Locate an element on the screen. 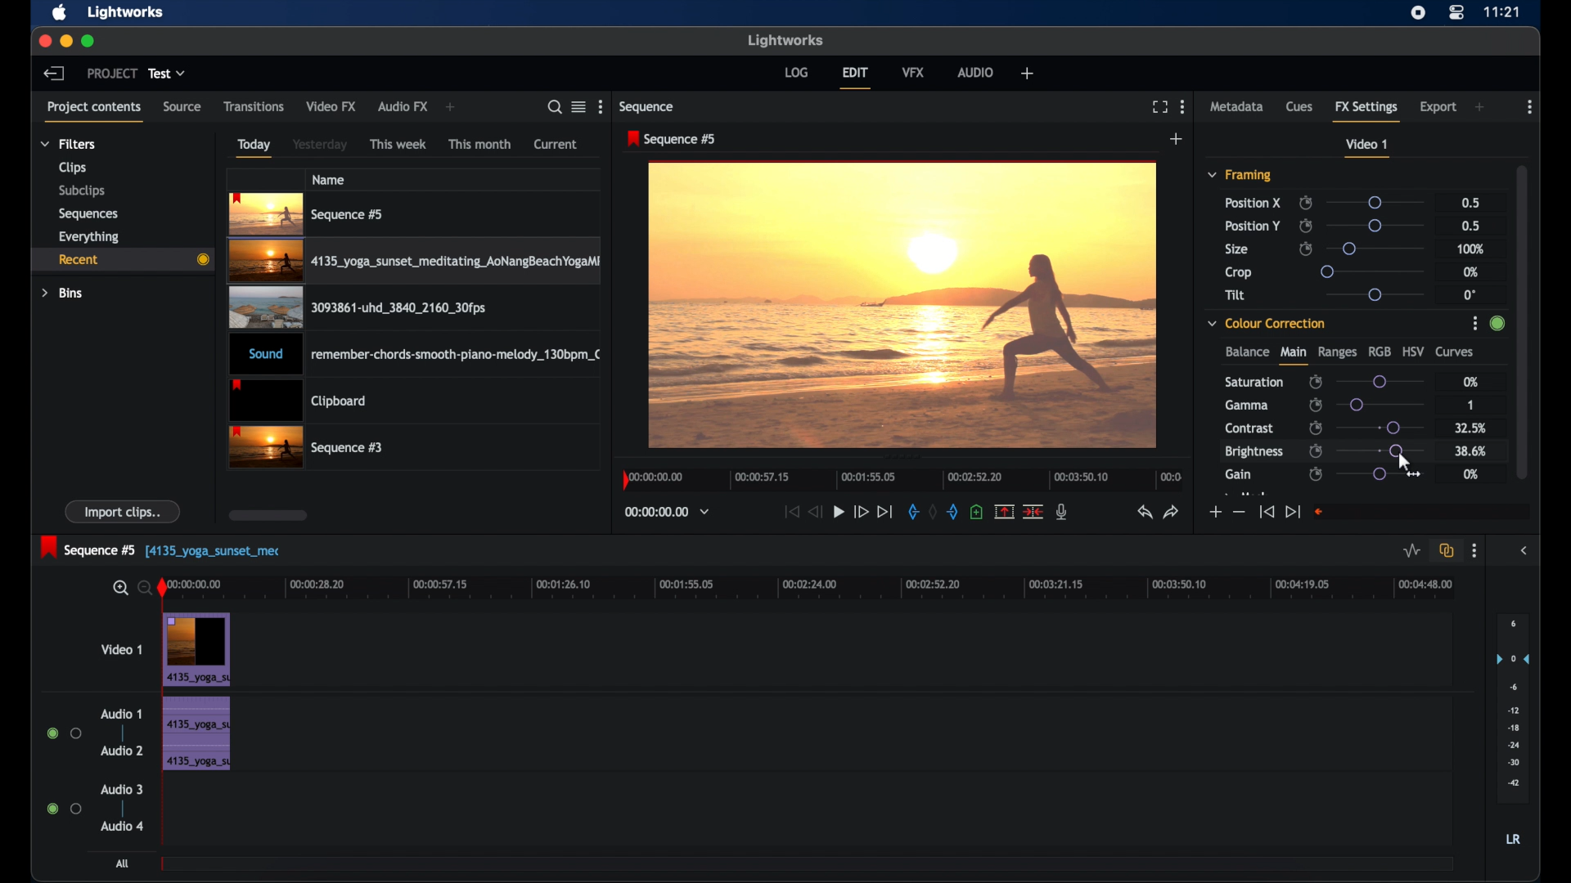  export is located at coordinates (1439, 107).